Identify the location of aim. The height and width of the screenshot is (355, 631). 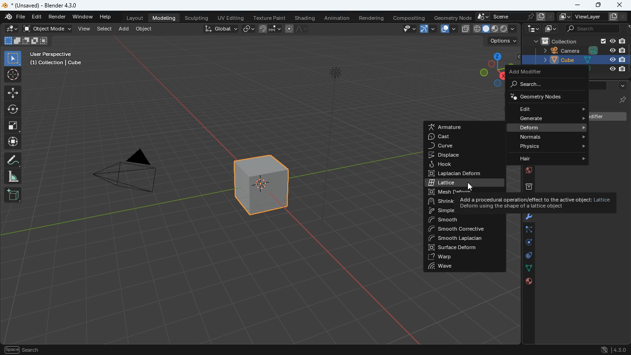
(12, 74).